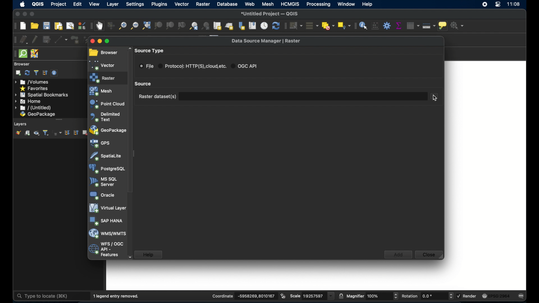 The image size is (539, 303). Describe the element at coordinates (14, 26) in the screenshot. I see `project toolbar` at that location.